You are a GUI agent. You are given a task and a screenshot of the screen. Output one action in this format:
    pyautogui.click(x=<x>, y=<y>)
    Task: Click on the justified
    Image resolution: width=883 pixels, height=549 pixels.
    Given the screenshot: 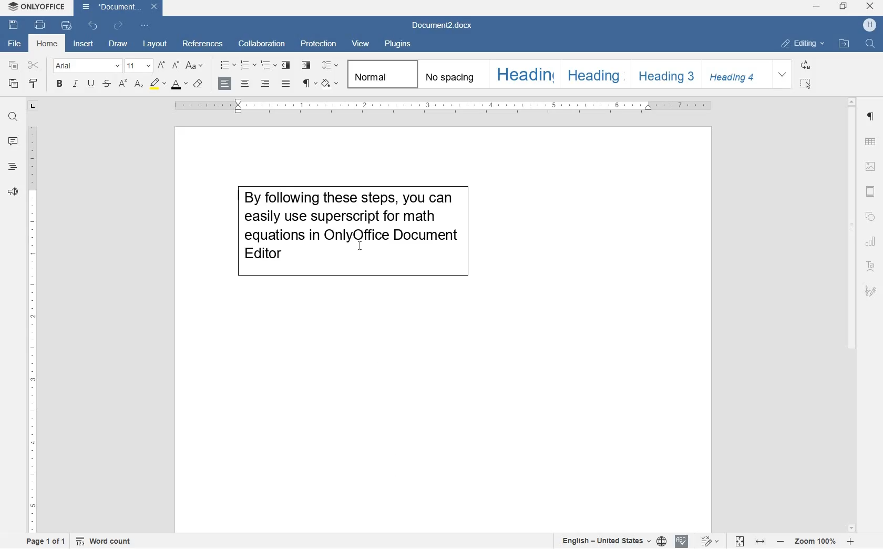 What is the action you would take?
    pyautogui.click(x=288, y=83)
    